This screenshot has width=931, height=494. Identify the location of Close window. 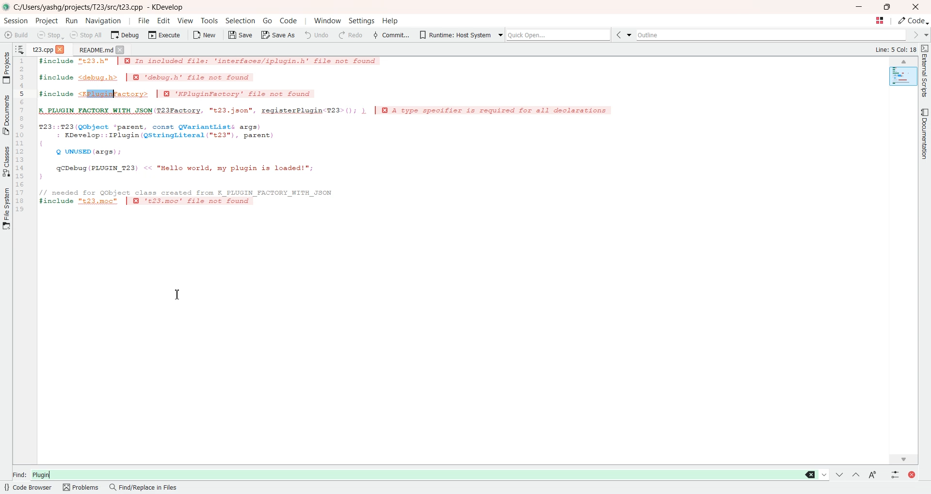
(910, 474).